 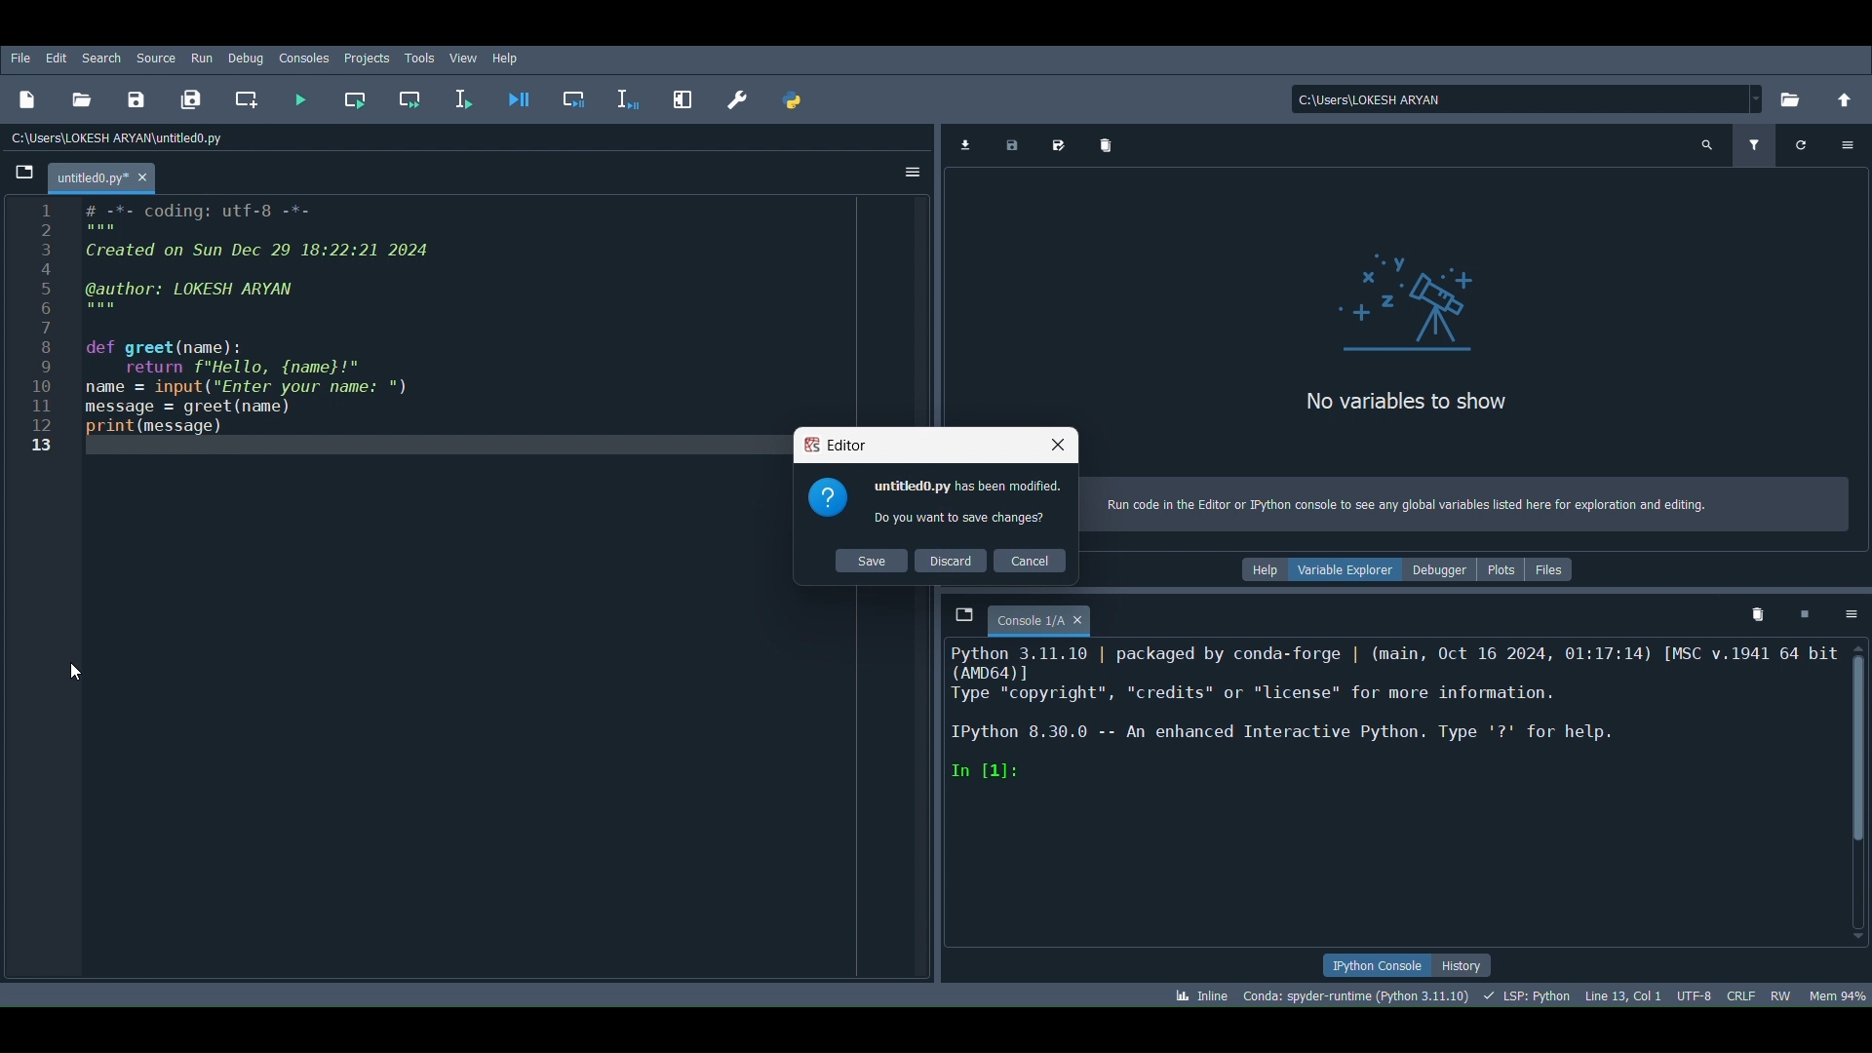 I want to click on PYTHONPATH manager, so click(x=791, y=99).